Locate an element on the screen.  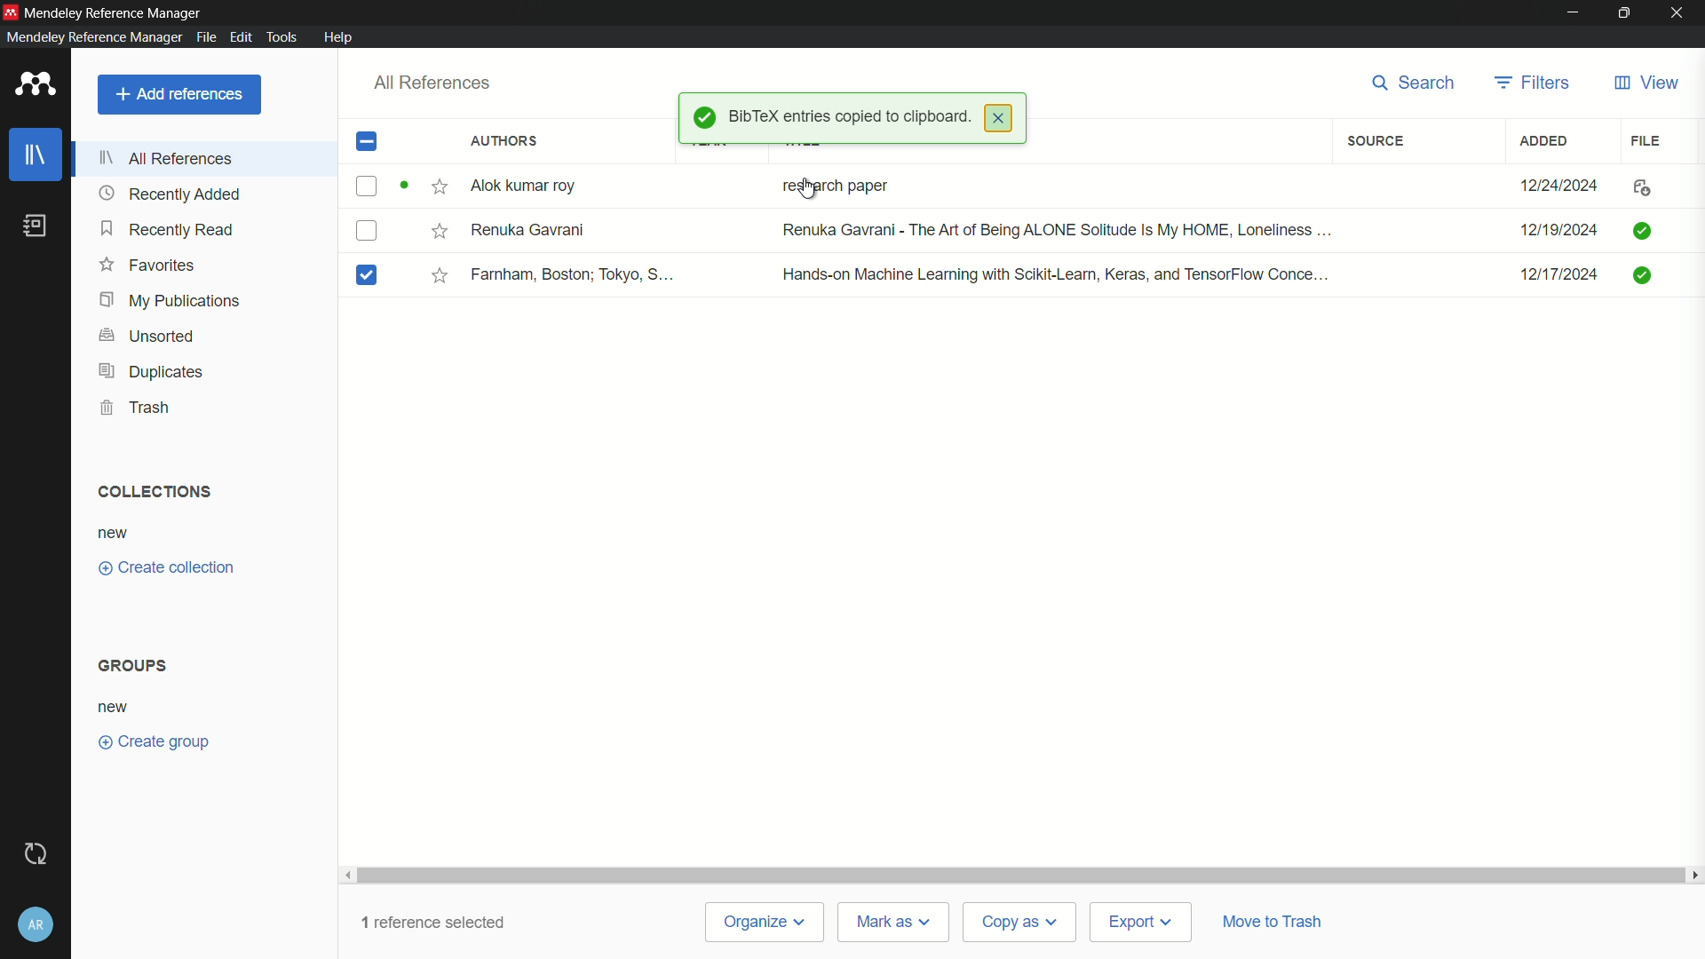
File is located at coordinates (1648, 186).